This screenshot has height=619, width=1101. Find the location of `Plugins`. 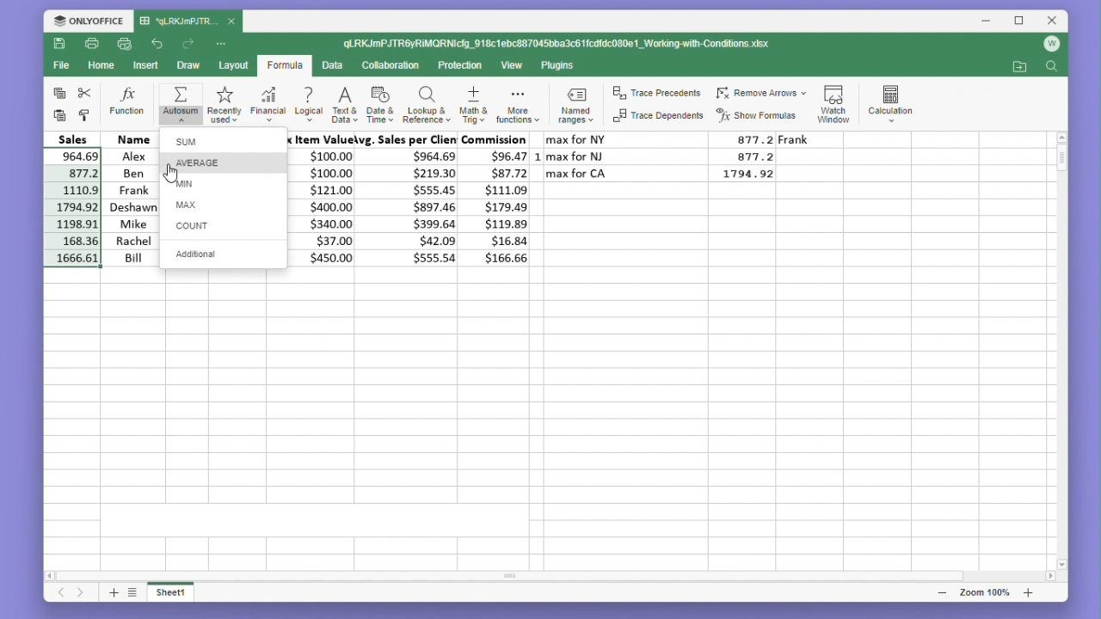

Plugins is located at coordinates (559, 66).